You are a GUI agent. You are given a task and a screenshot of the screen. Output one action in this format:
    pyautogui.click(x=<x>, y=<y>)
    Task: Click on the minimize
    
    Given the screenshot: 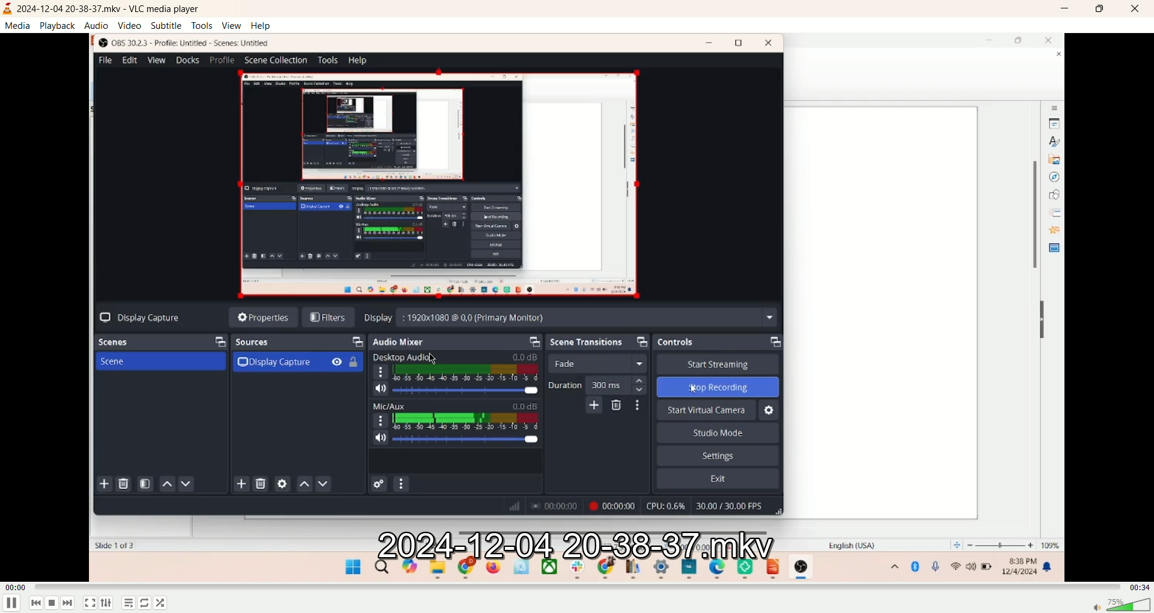 What is the action you would take?
    pyautogui.click(x=1066, y=8)
    